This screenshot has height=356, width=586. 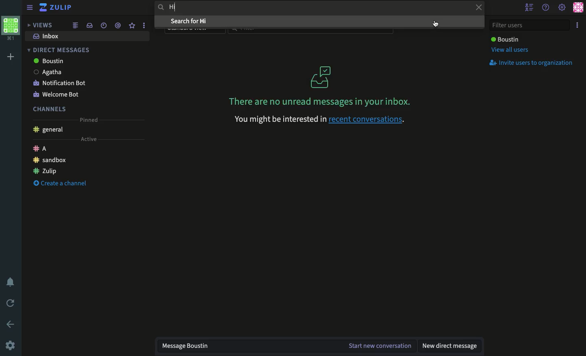 I want to click on Help, so click(x=546, y=7).